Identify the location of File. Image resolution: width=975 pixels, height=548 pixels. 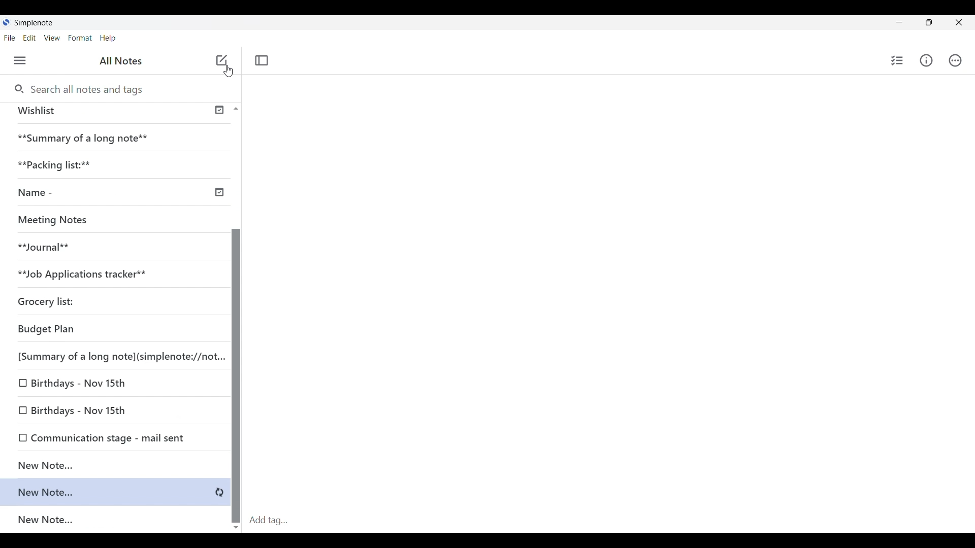
(12, 38).